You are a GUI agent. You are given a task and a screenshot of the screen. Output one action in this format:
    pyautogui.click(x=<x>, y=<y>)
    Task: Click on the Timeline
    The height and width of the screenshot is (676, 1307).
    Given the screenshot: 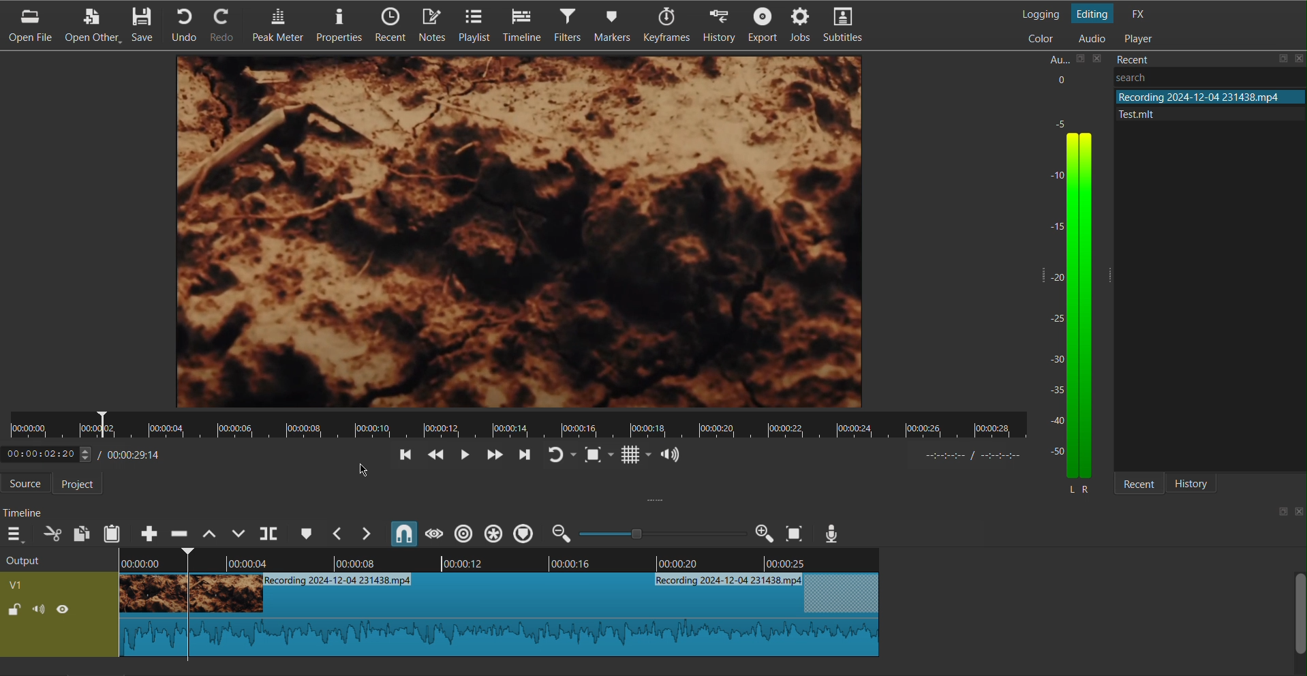 What is the action you would take?
    pyautogui.click(x=518, y=425)
    